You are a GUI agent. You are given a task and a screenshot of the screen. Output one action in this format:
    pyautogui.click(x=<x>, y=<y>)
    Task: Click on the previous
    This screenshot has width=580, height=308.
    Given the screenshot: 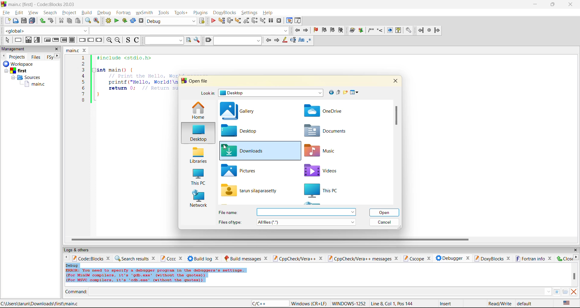 What is the action you would take?
    pyautogui.click(x=268, y=40)
    